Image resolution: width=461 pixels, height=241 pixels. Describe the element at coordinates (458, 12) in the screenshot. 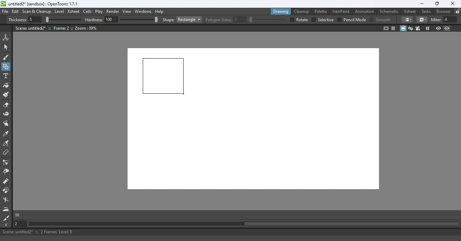

I see `Lock rooms tab` at that location.